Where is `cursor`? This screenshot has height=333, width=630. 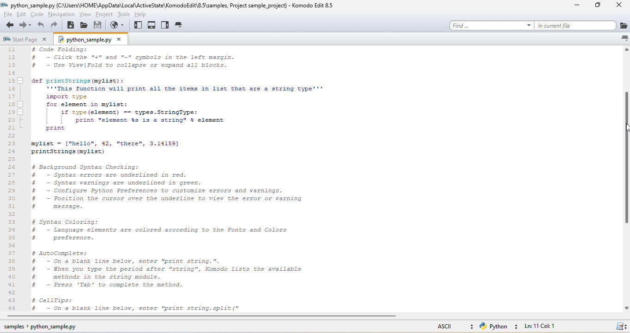 cursor is located at coordinates (626, 128).